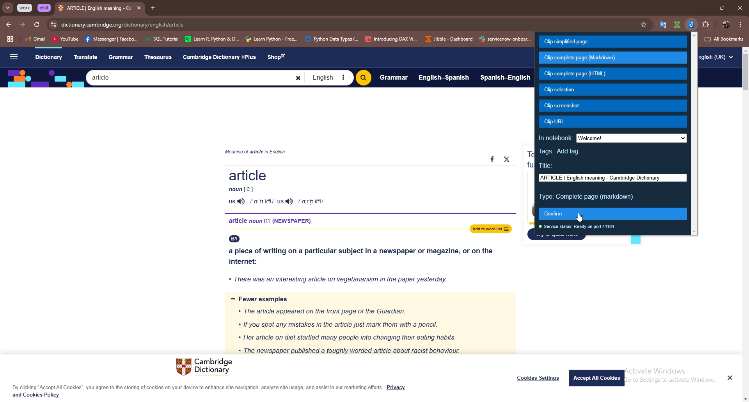 The image size is (749, 402). I want to click on Grammar, so click(122, 57).